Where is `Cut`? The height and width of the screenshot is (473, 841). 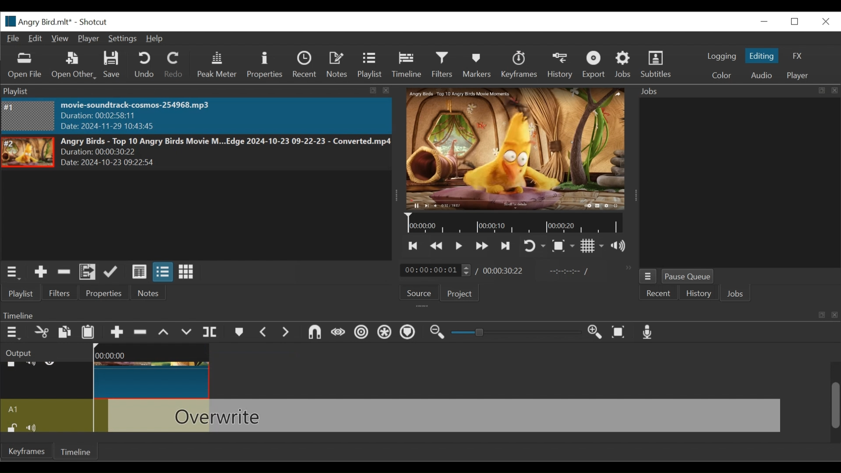 Cut is located at coordinates (41, 332).